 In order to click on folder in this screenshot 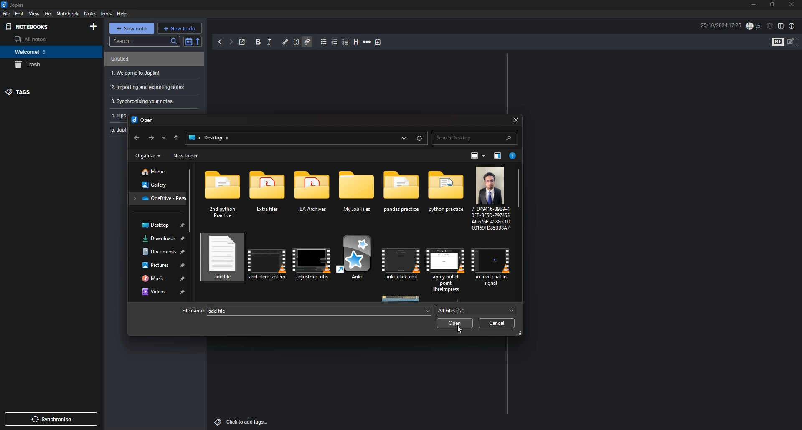, I will do `click(270, 195)`.